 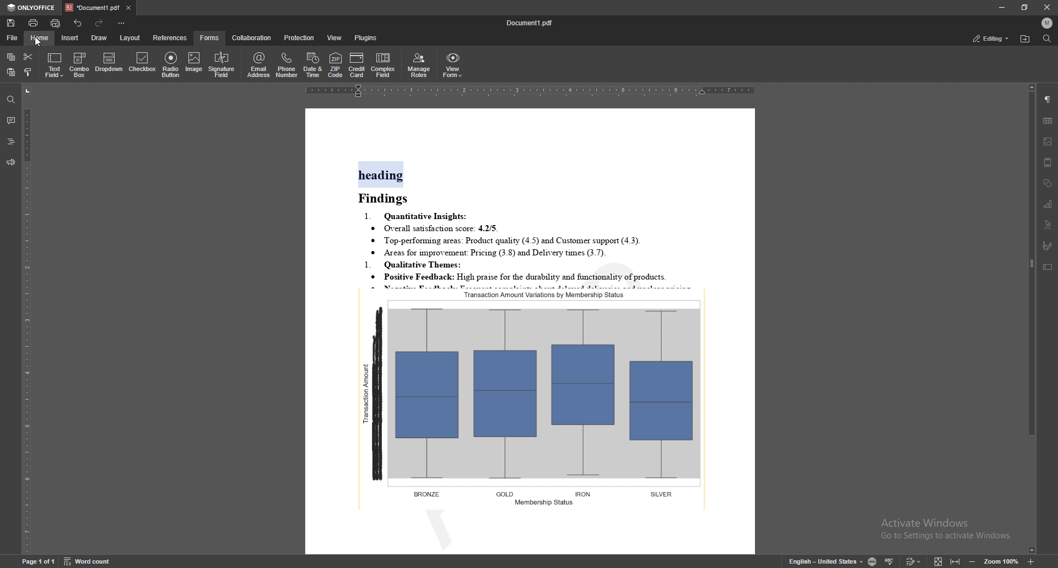 I want to click on ® Overall satisfaction score: 4.2/5., so click(x=436, y=228).